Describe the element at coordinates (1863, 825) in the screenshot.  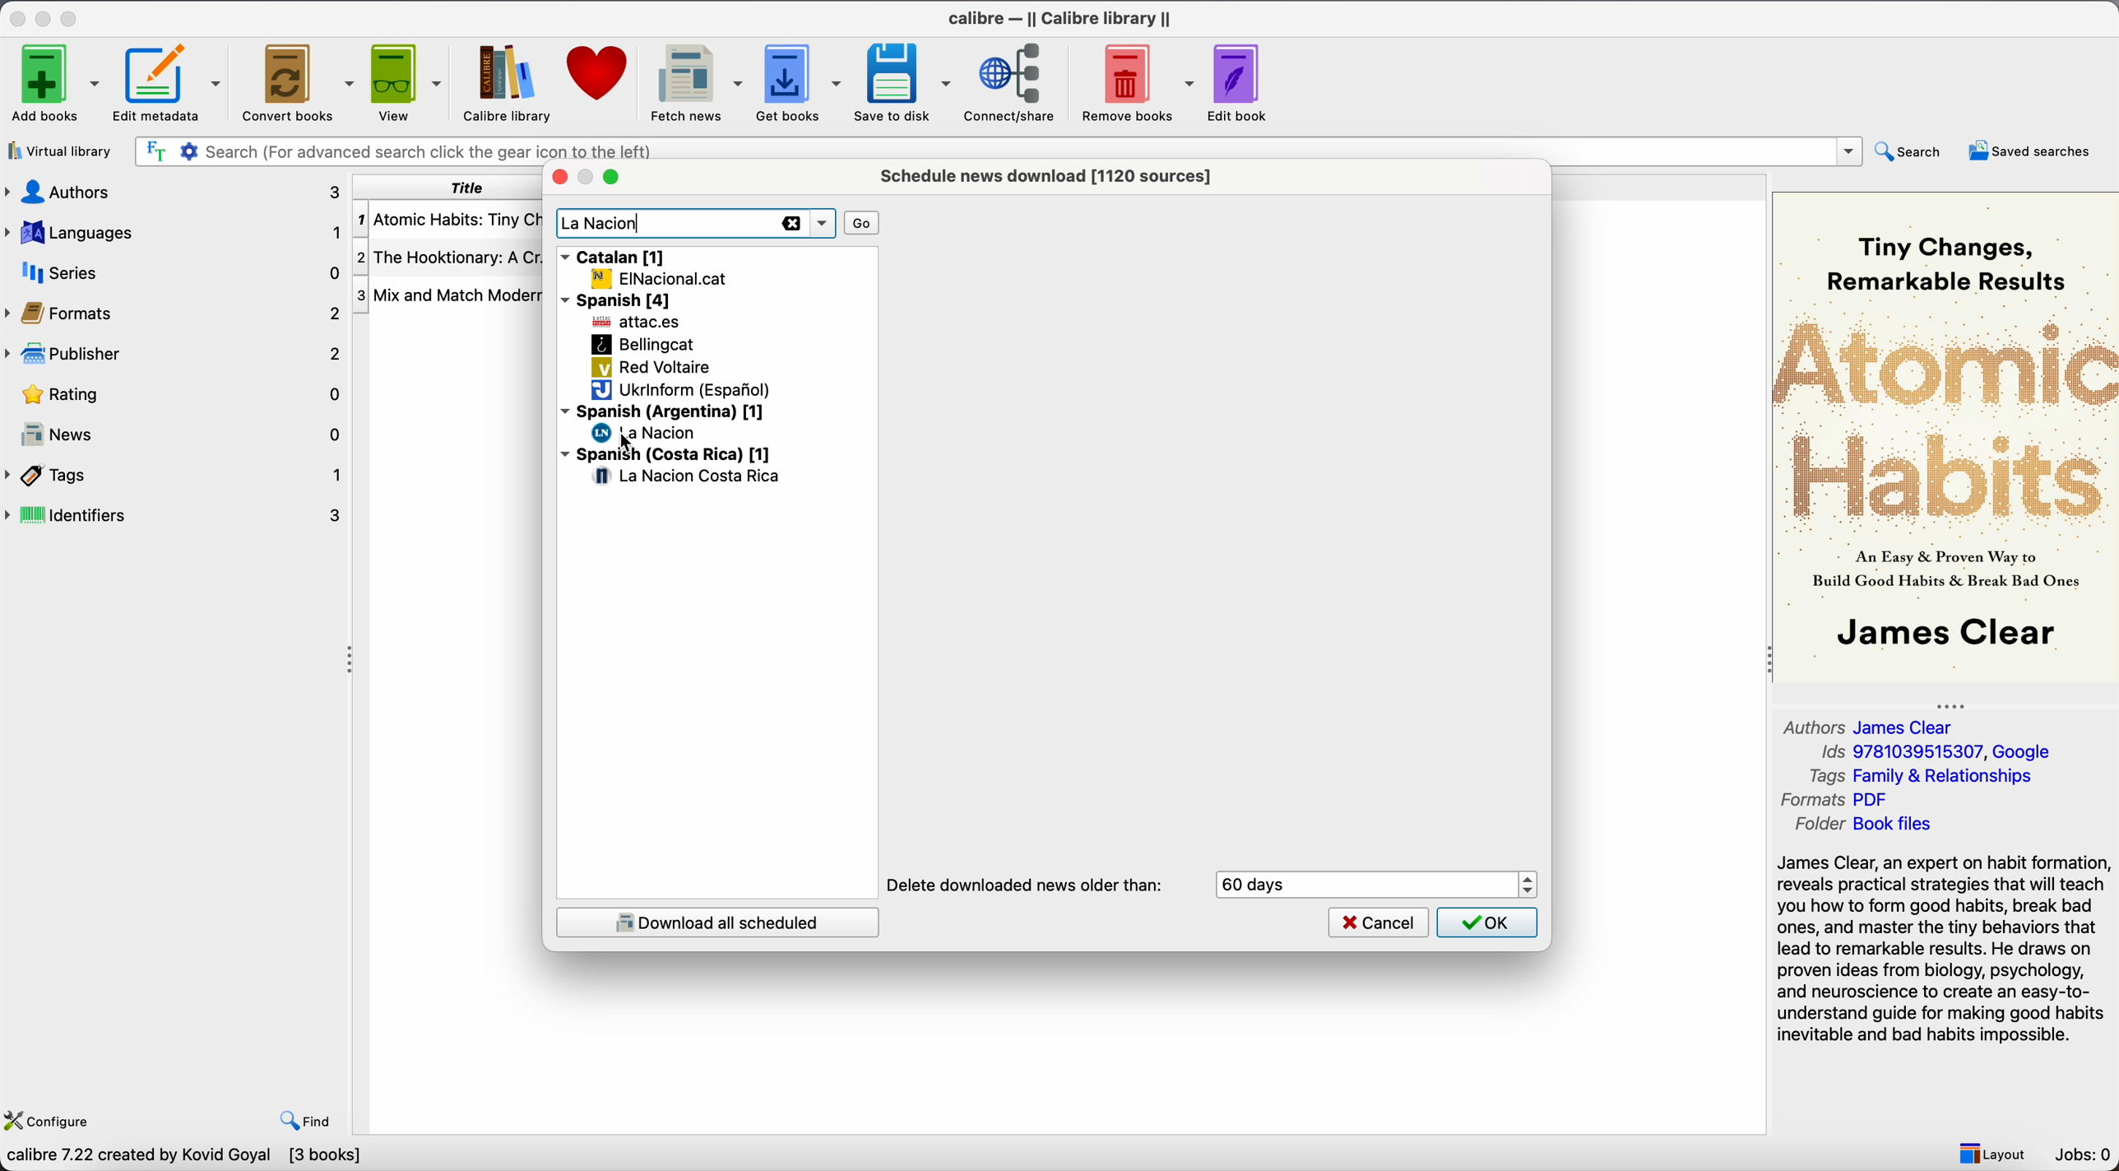
I see `Folder Book files` at that location.